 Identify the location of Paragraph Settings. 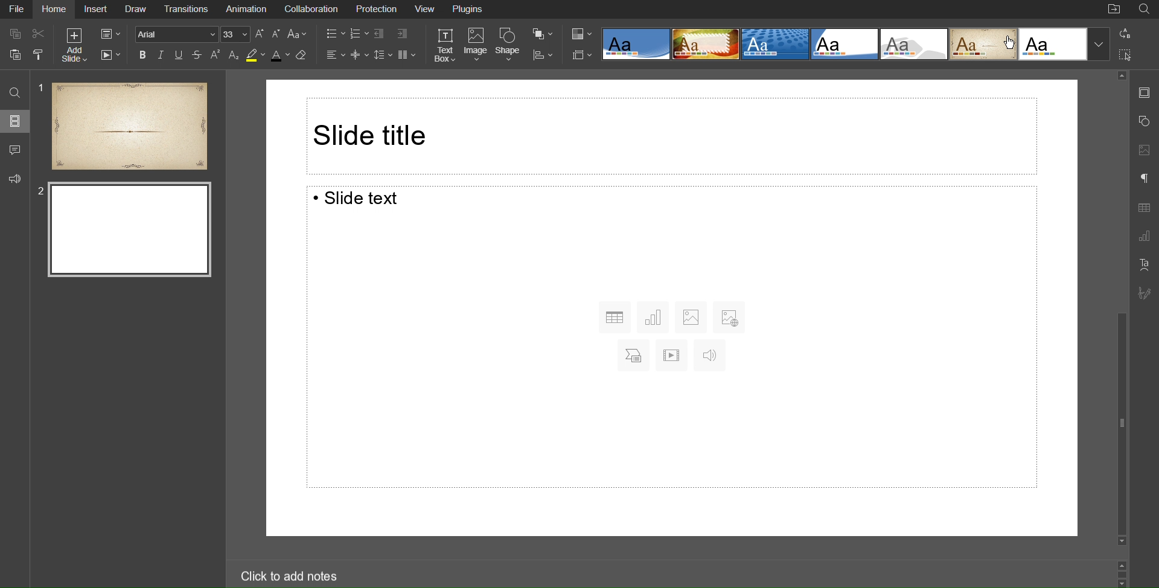
(1145, 180).